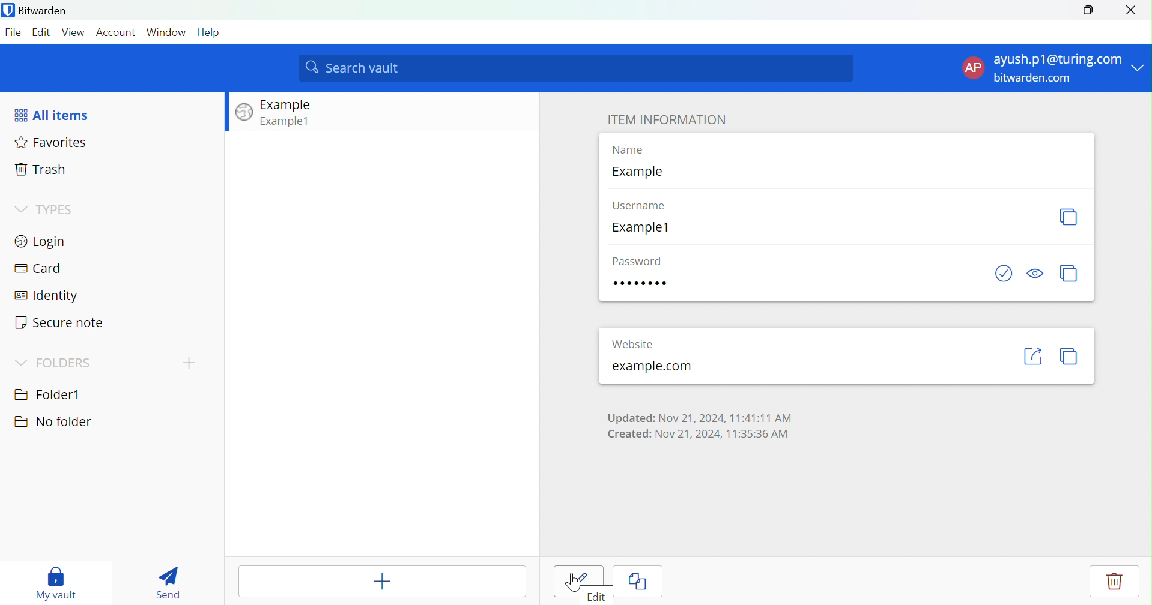 Image resolution: width=1152 pixels, height=605 pixels. Describe the element at coordinates (53, 115) in the screenshot. I see `All items` at that location.